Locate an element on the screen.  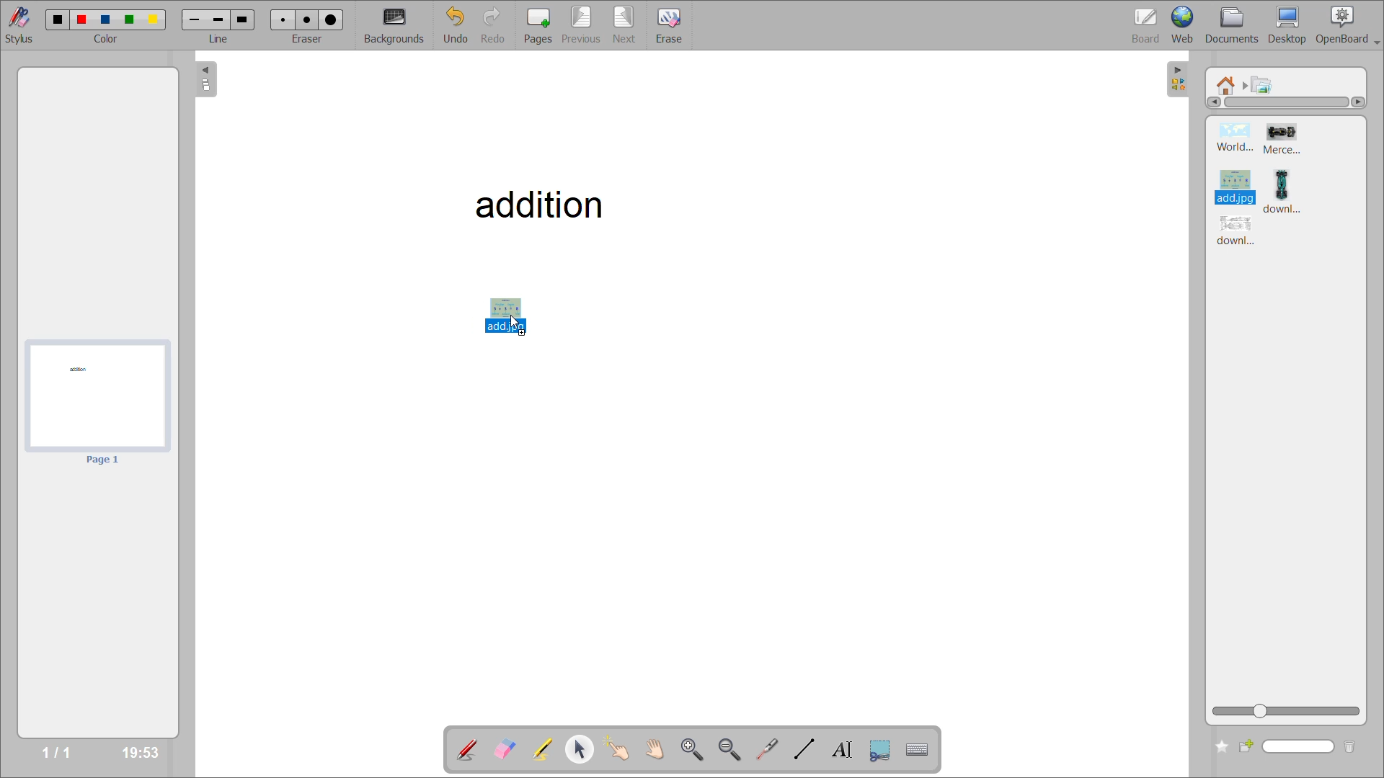
line 1 is located at coordinates (195, 20).